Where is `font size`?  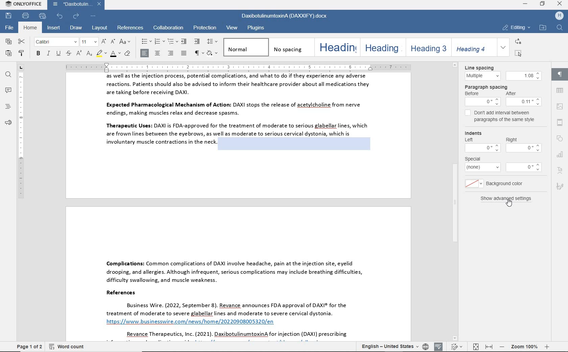
font size is located at coordinates (88, 42).